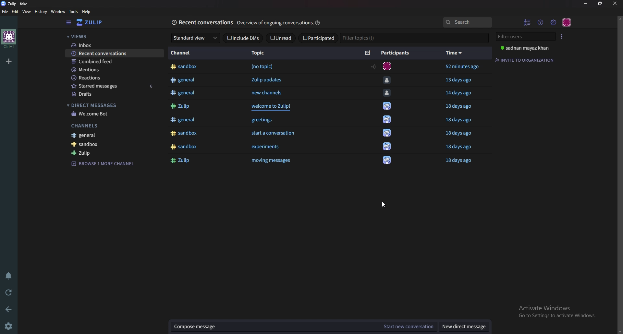 This screenshot has height=334, width=623. I want to click on User list style, so click(561, 37).